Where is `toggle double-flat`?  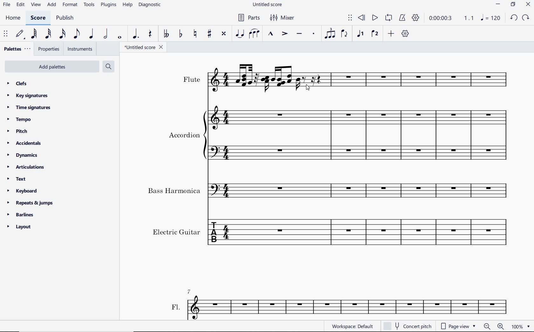 toggle double-flat is located at coordinates (166, 34).